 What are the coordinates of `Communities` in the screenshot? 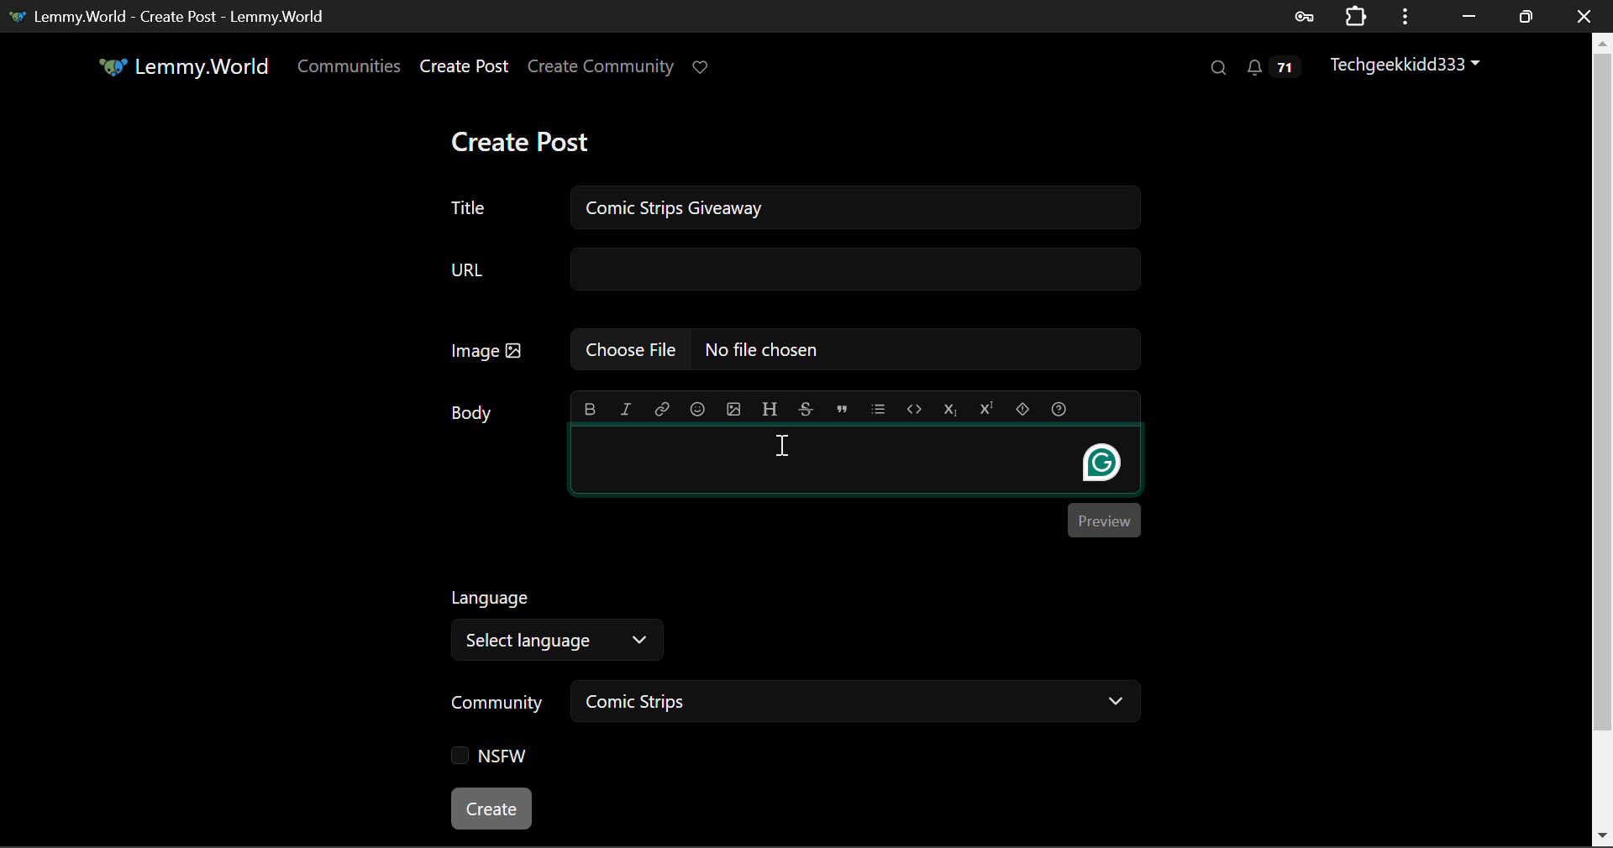 It's located at (351, 69).